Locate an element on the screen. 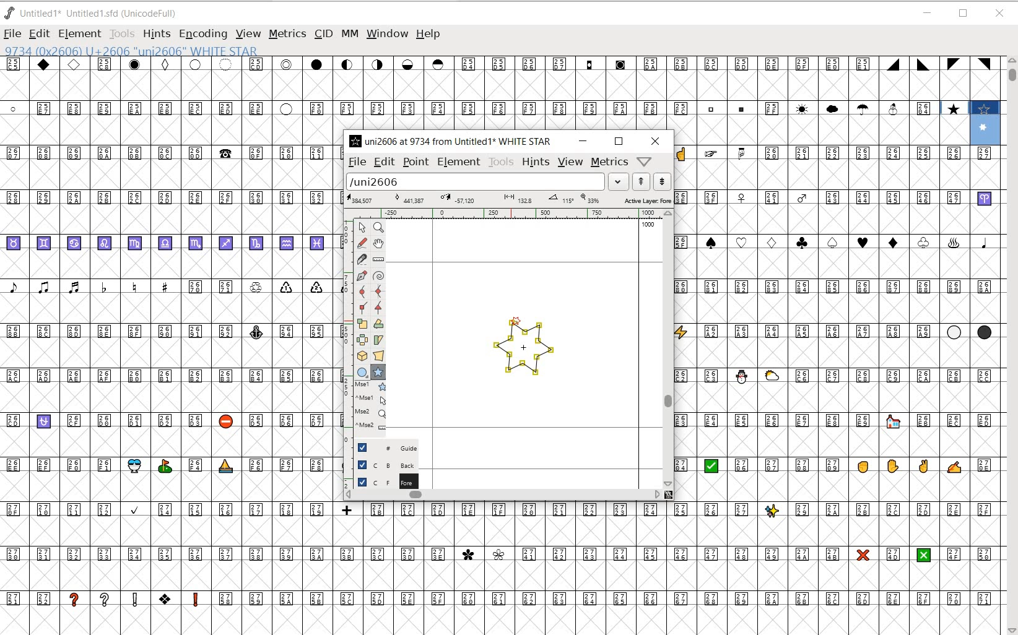  GLYPHY CHARACTERS & NUMBERS is located at coordinates (837, 500).